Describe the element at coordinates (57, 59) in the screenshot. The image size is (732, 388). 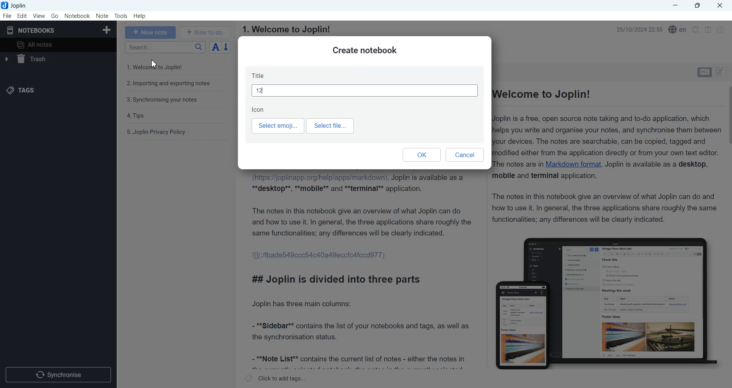
I see `Trash` at that location.